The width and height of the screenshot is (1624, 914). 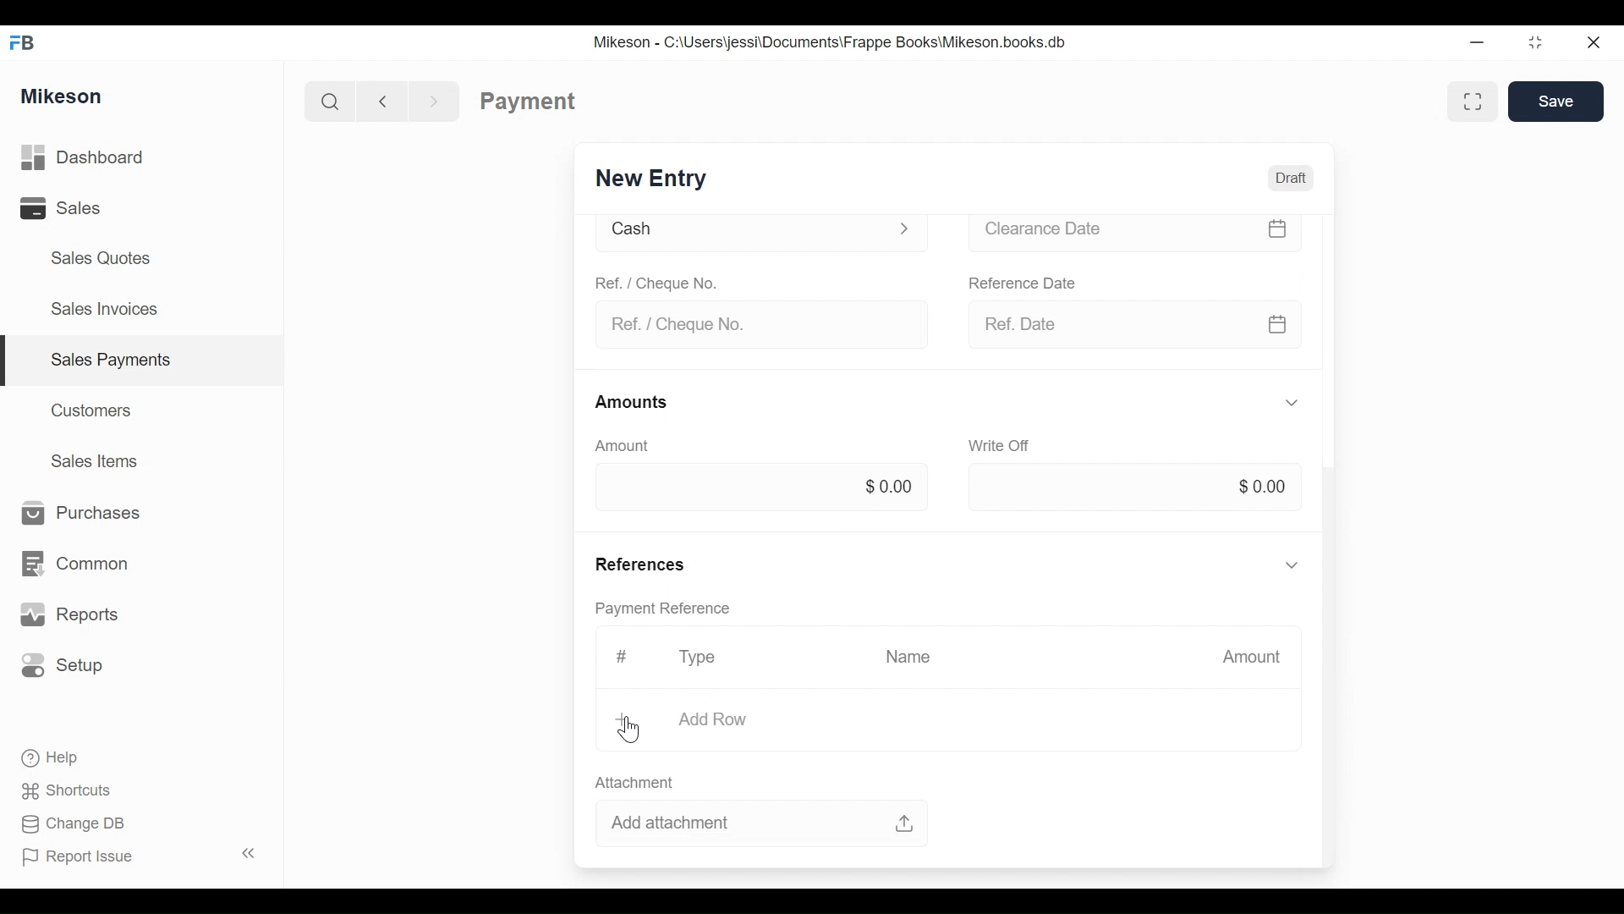 What do you see at coordinates (1293, 178) in the screenshot?
I see `Draft` at bounding box center [1293, 178].